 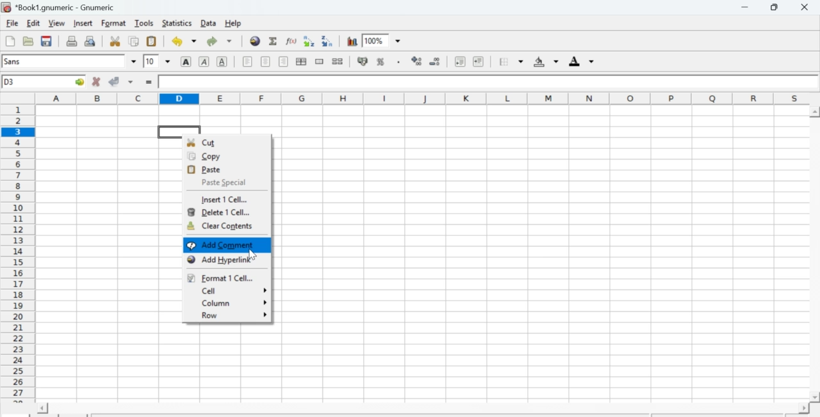 What do you see at coordinates (546, 61) in the screenshot?
I see `Background` at bounding box center [546, 61].